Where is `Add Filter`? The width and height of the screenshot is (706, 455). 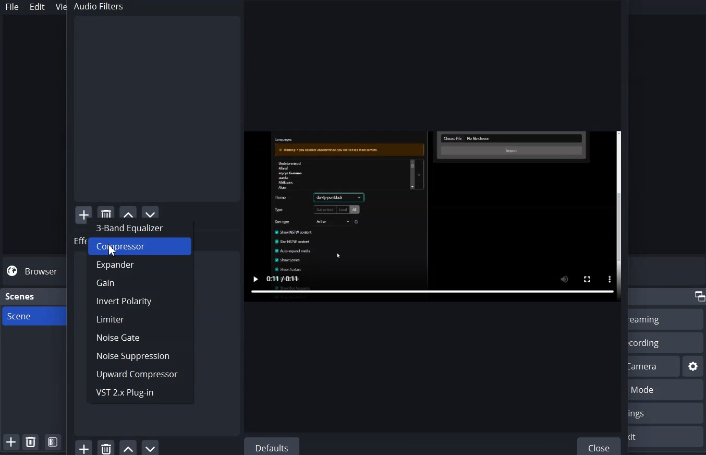 Add Filter is located at coordinates (83, 447).